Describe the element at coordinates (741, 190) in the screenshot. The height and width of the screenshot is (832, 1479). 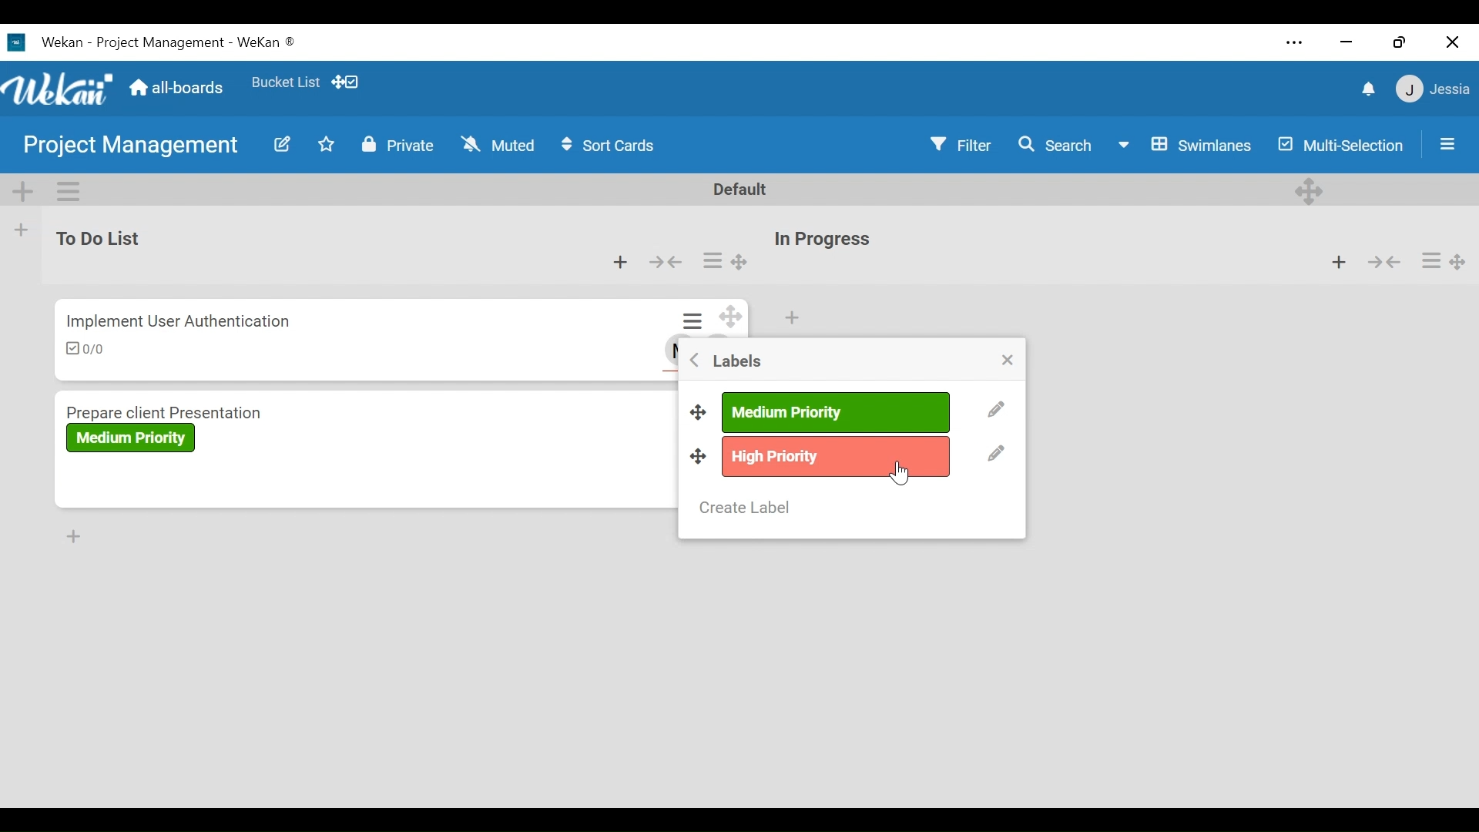
I see `Default` at that location.